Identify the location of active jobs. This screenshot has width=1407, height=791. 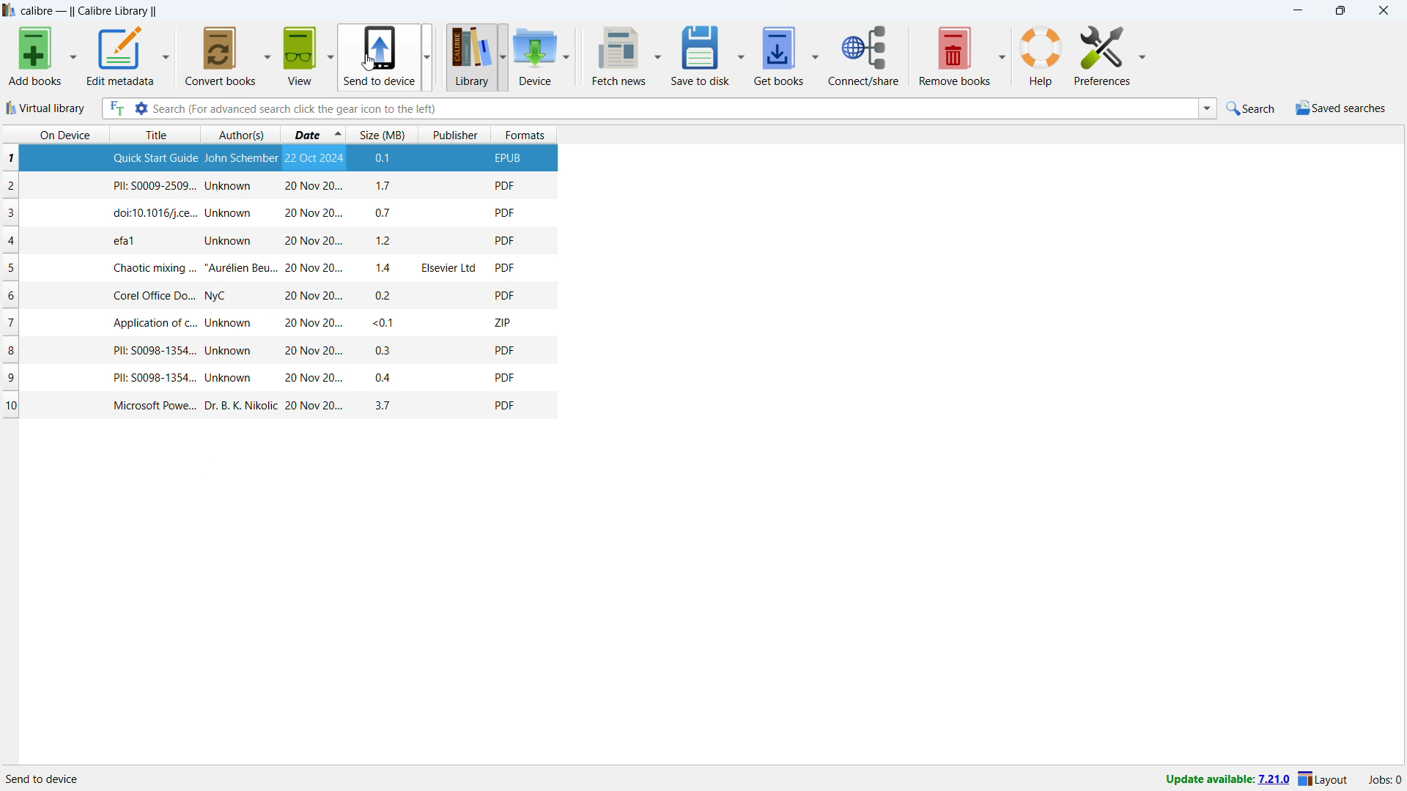
(1386, 781).